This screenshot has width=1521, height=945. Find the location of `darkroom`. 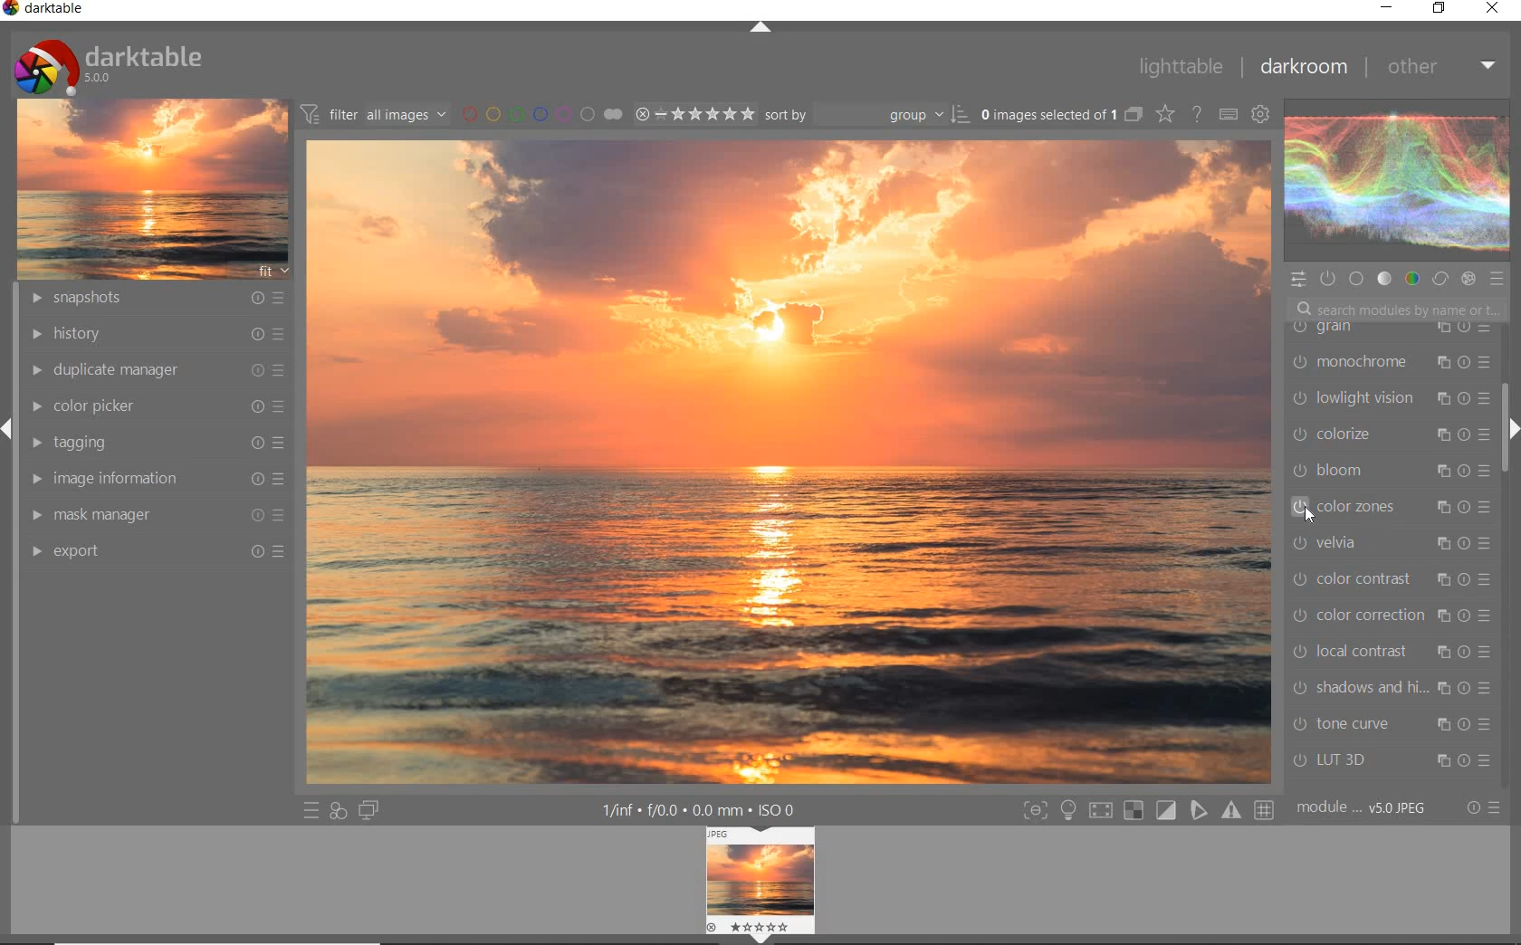

darkroom is located at coordinates (1307, 68).